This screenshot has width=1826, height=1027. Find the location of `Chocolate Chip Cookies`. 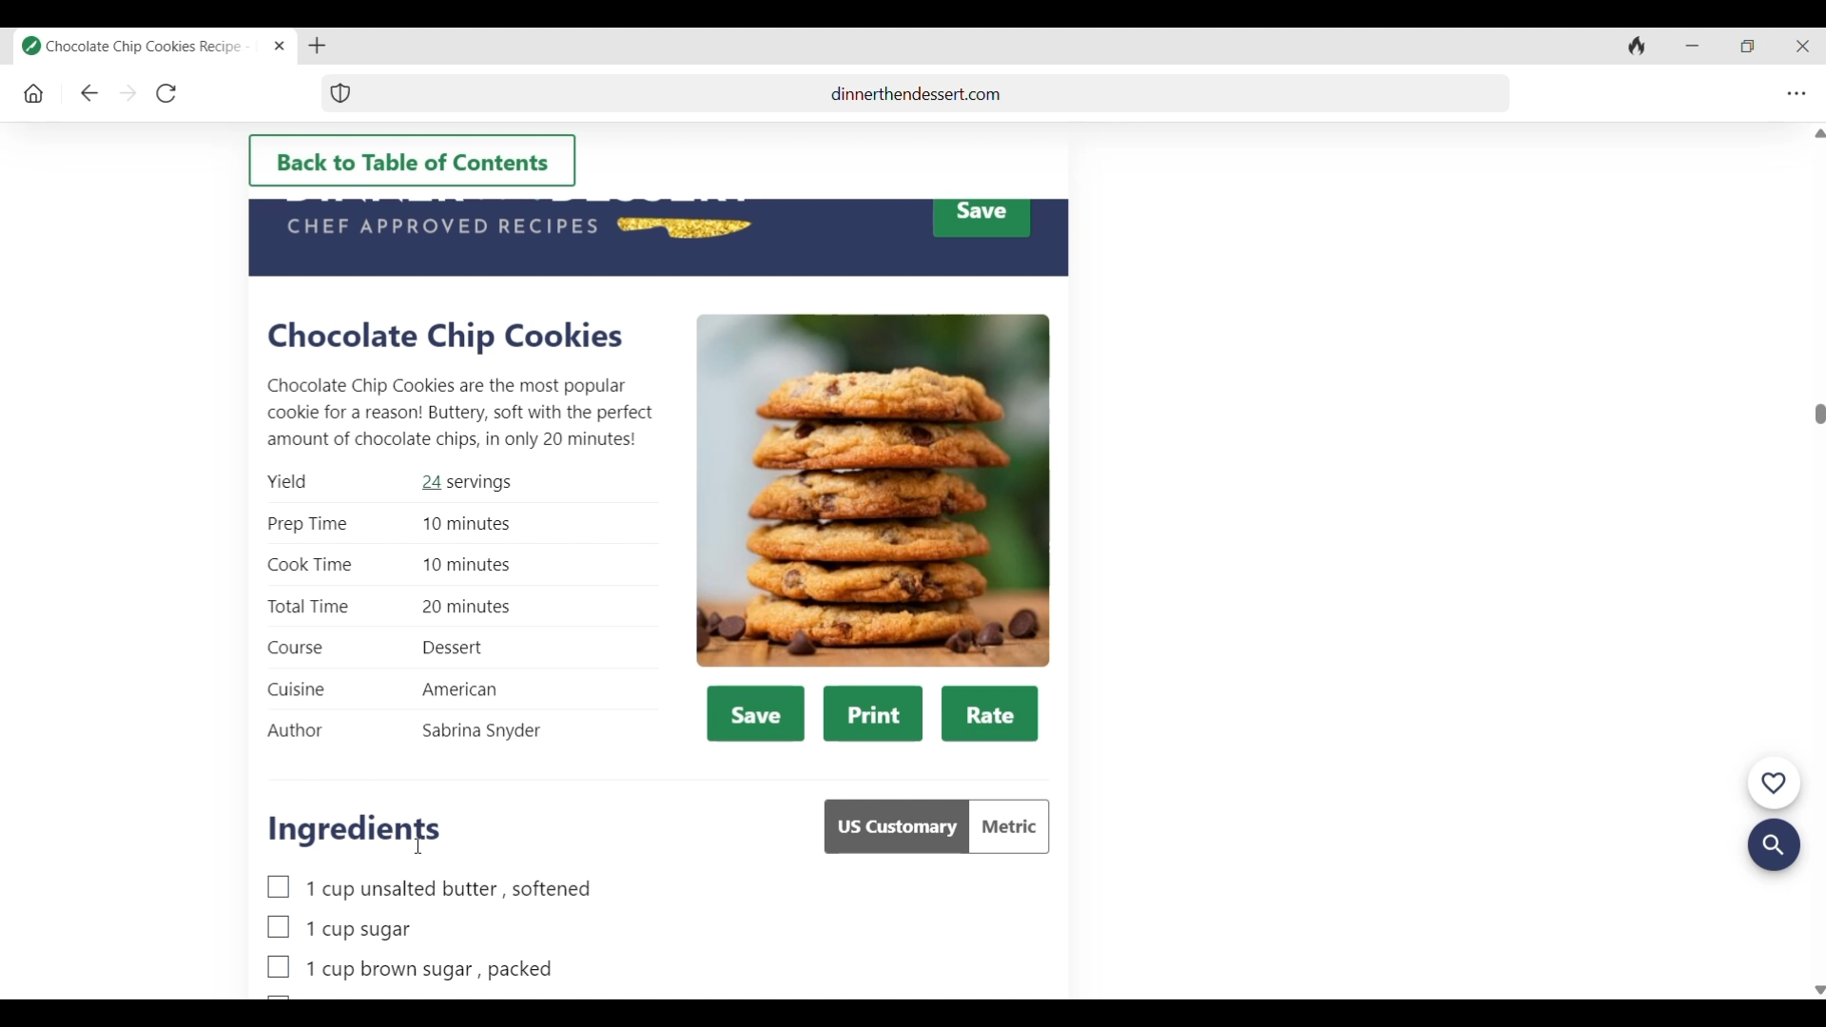

Chocolate Chip Cookies is located at coordinates (445, 337).